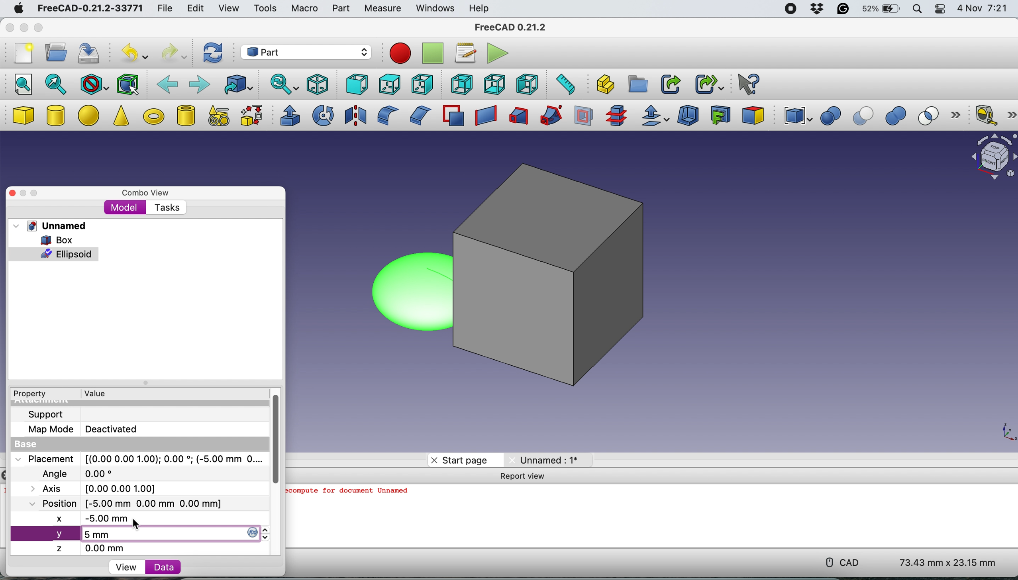 The width and height of the screenshot is (1018, 580). I want to click on mirroring, so click(356, 115).